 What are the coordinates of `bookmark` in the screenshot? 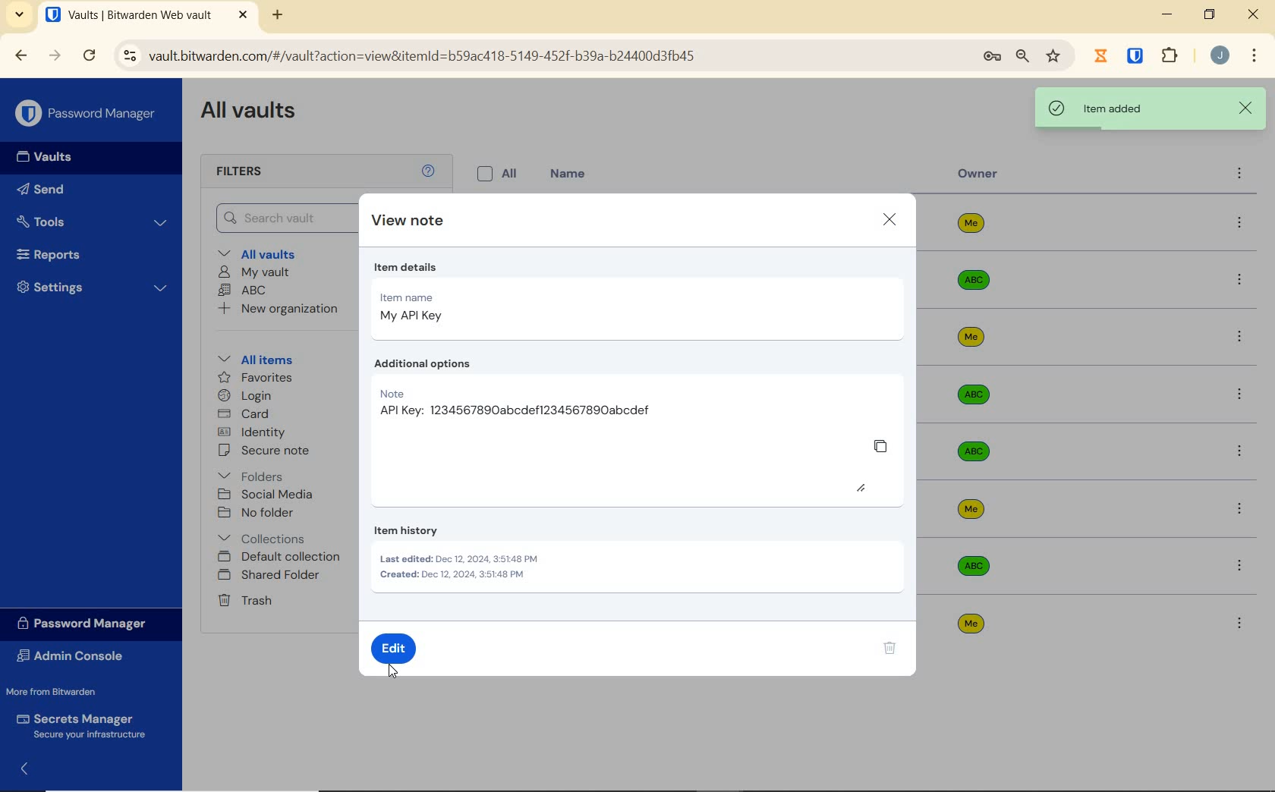 It's located at (1053, 57).